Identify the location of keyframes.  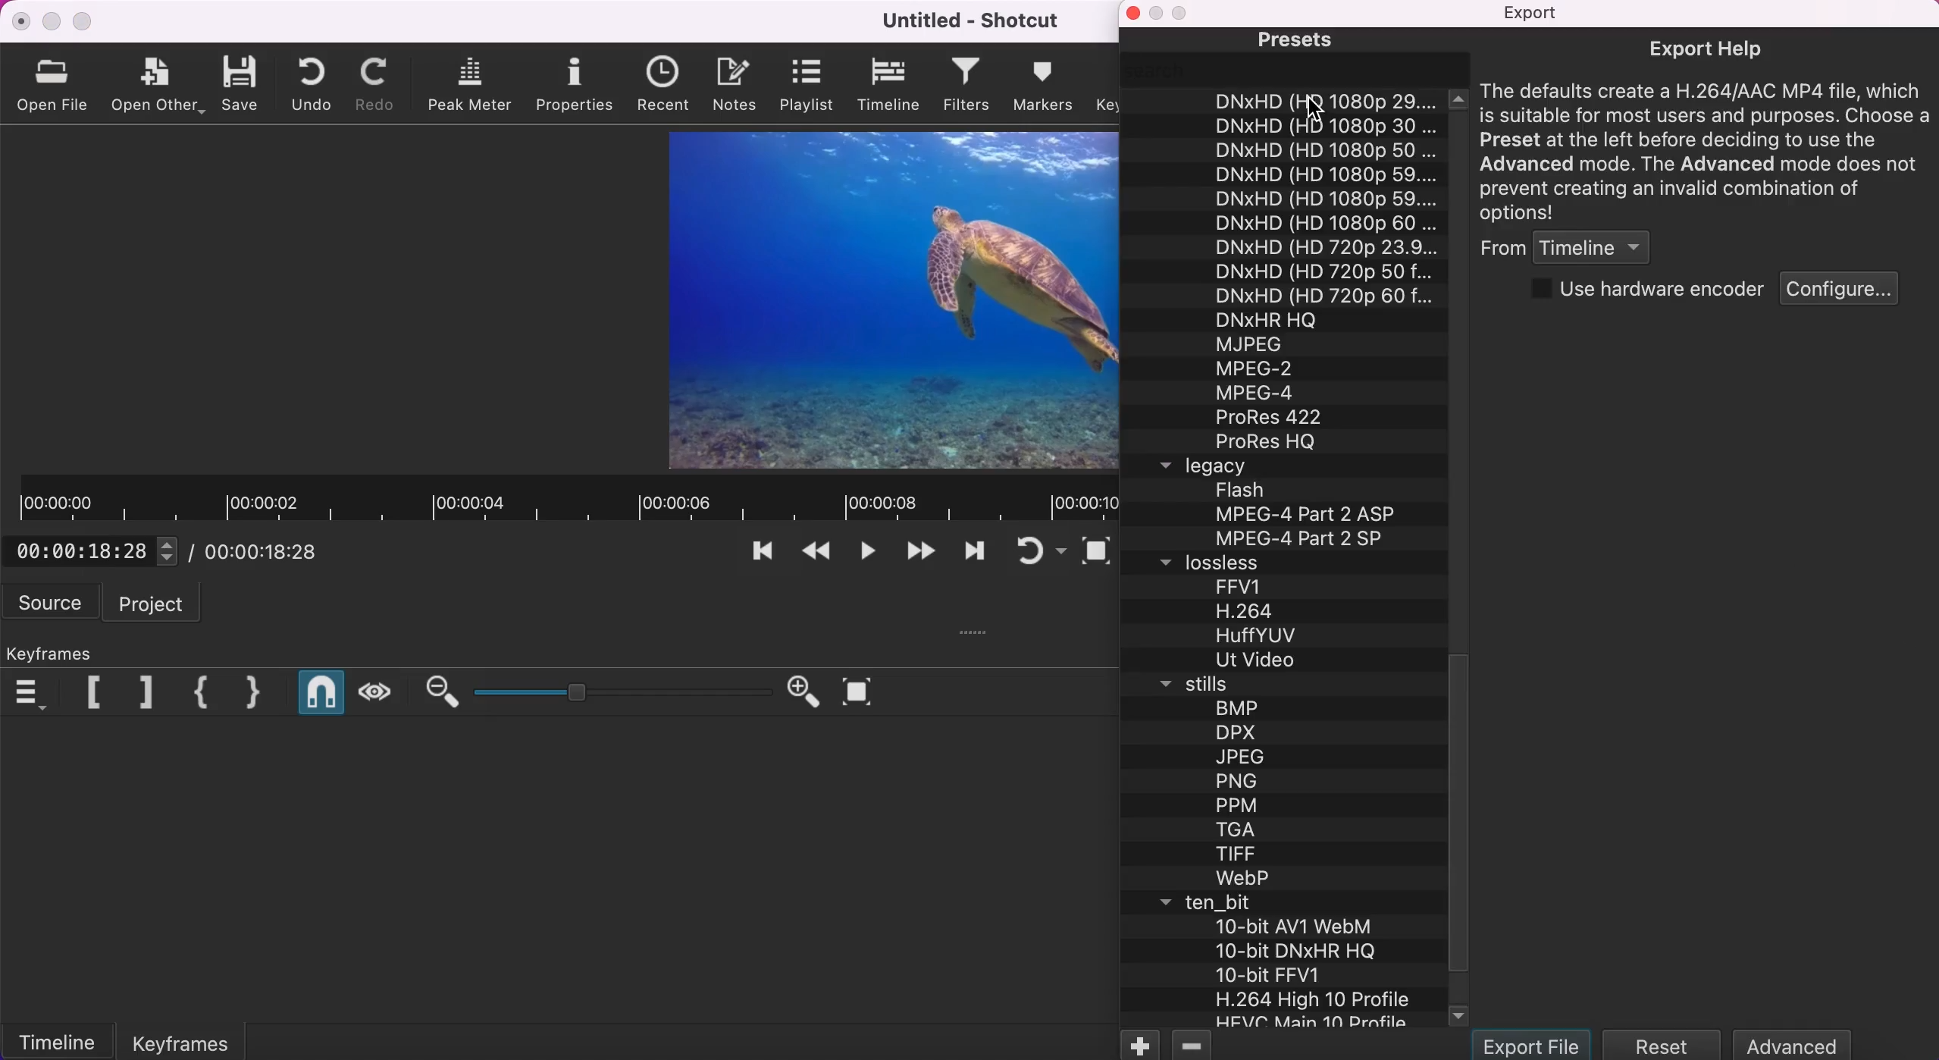
(57, 649).